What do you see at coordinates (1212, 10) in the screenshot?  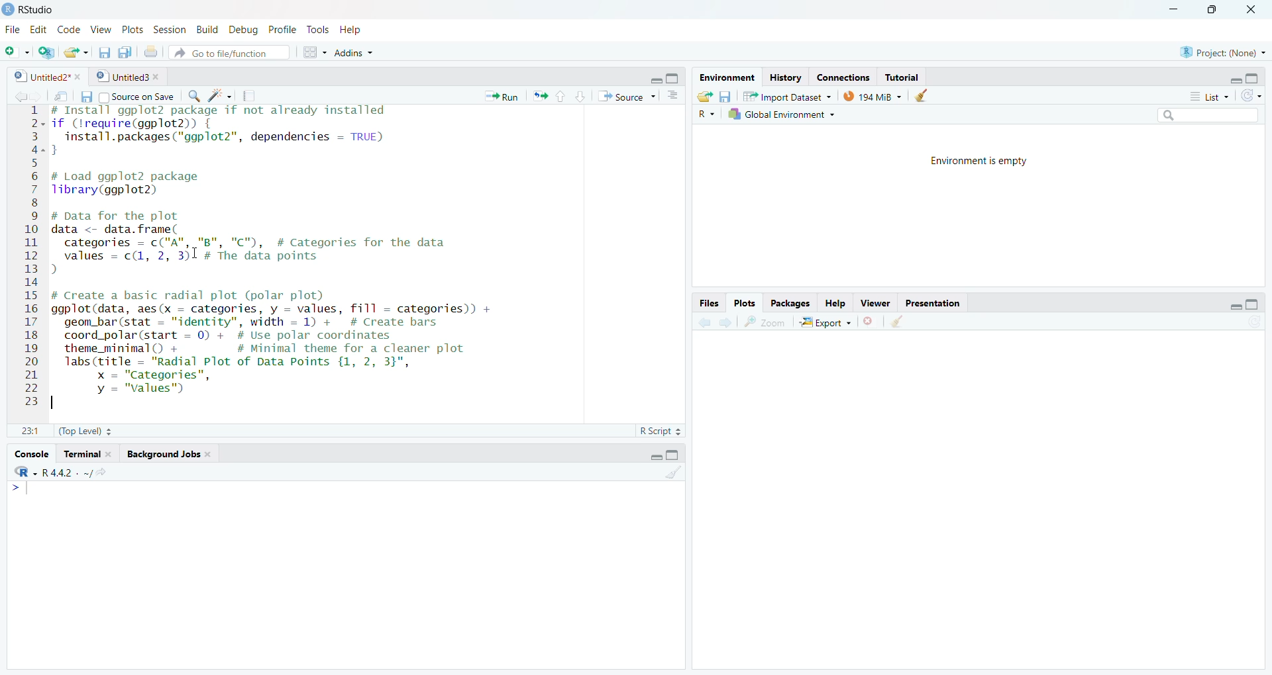 I see `Maximize` at bounding box center [1212, 10].